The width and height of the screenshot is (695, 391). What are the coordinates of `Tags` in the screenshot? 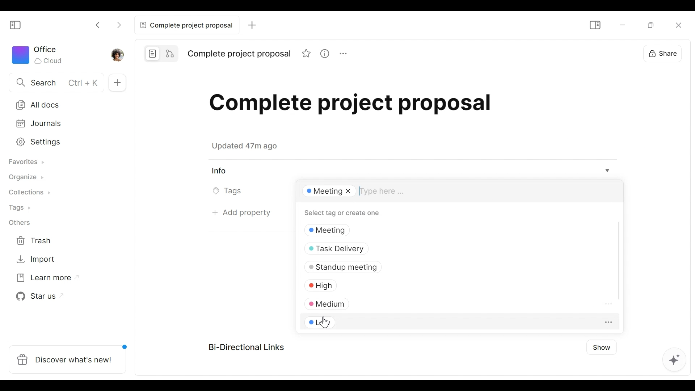 It's located at (228, 192).